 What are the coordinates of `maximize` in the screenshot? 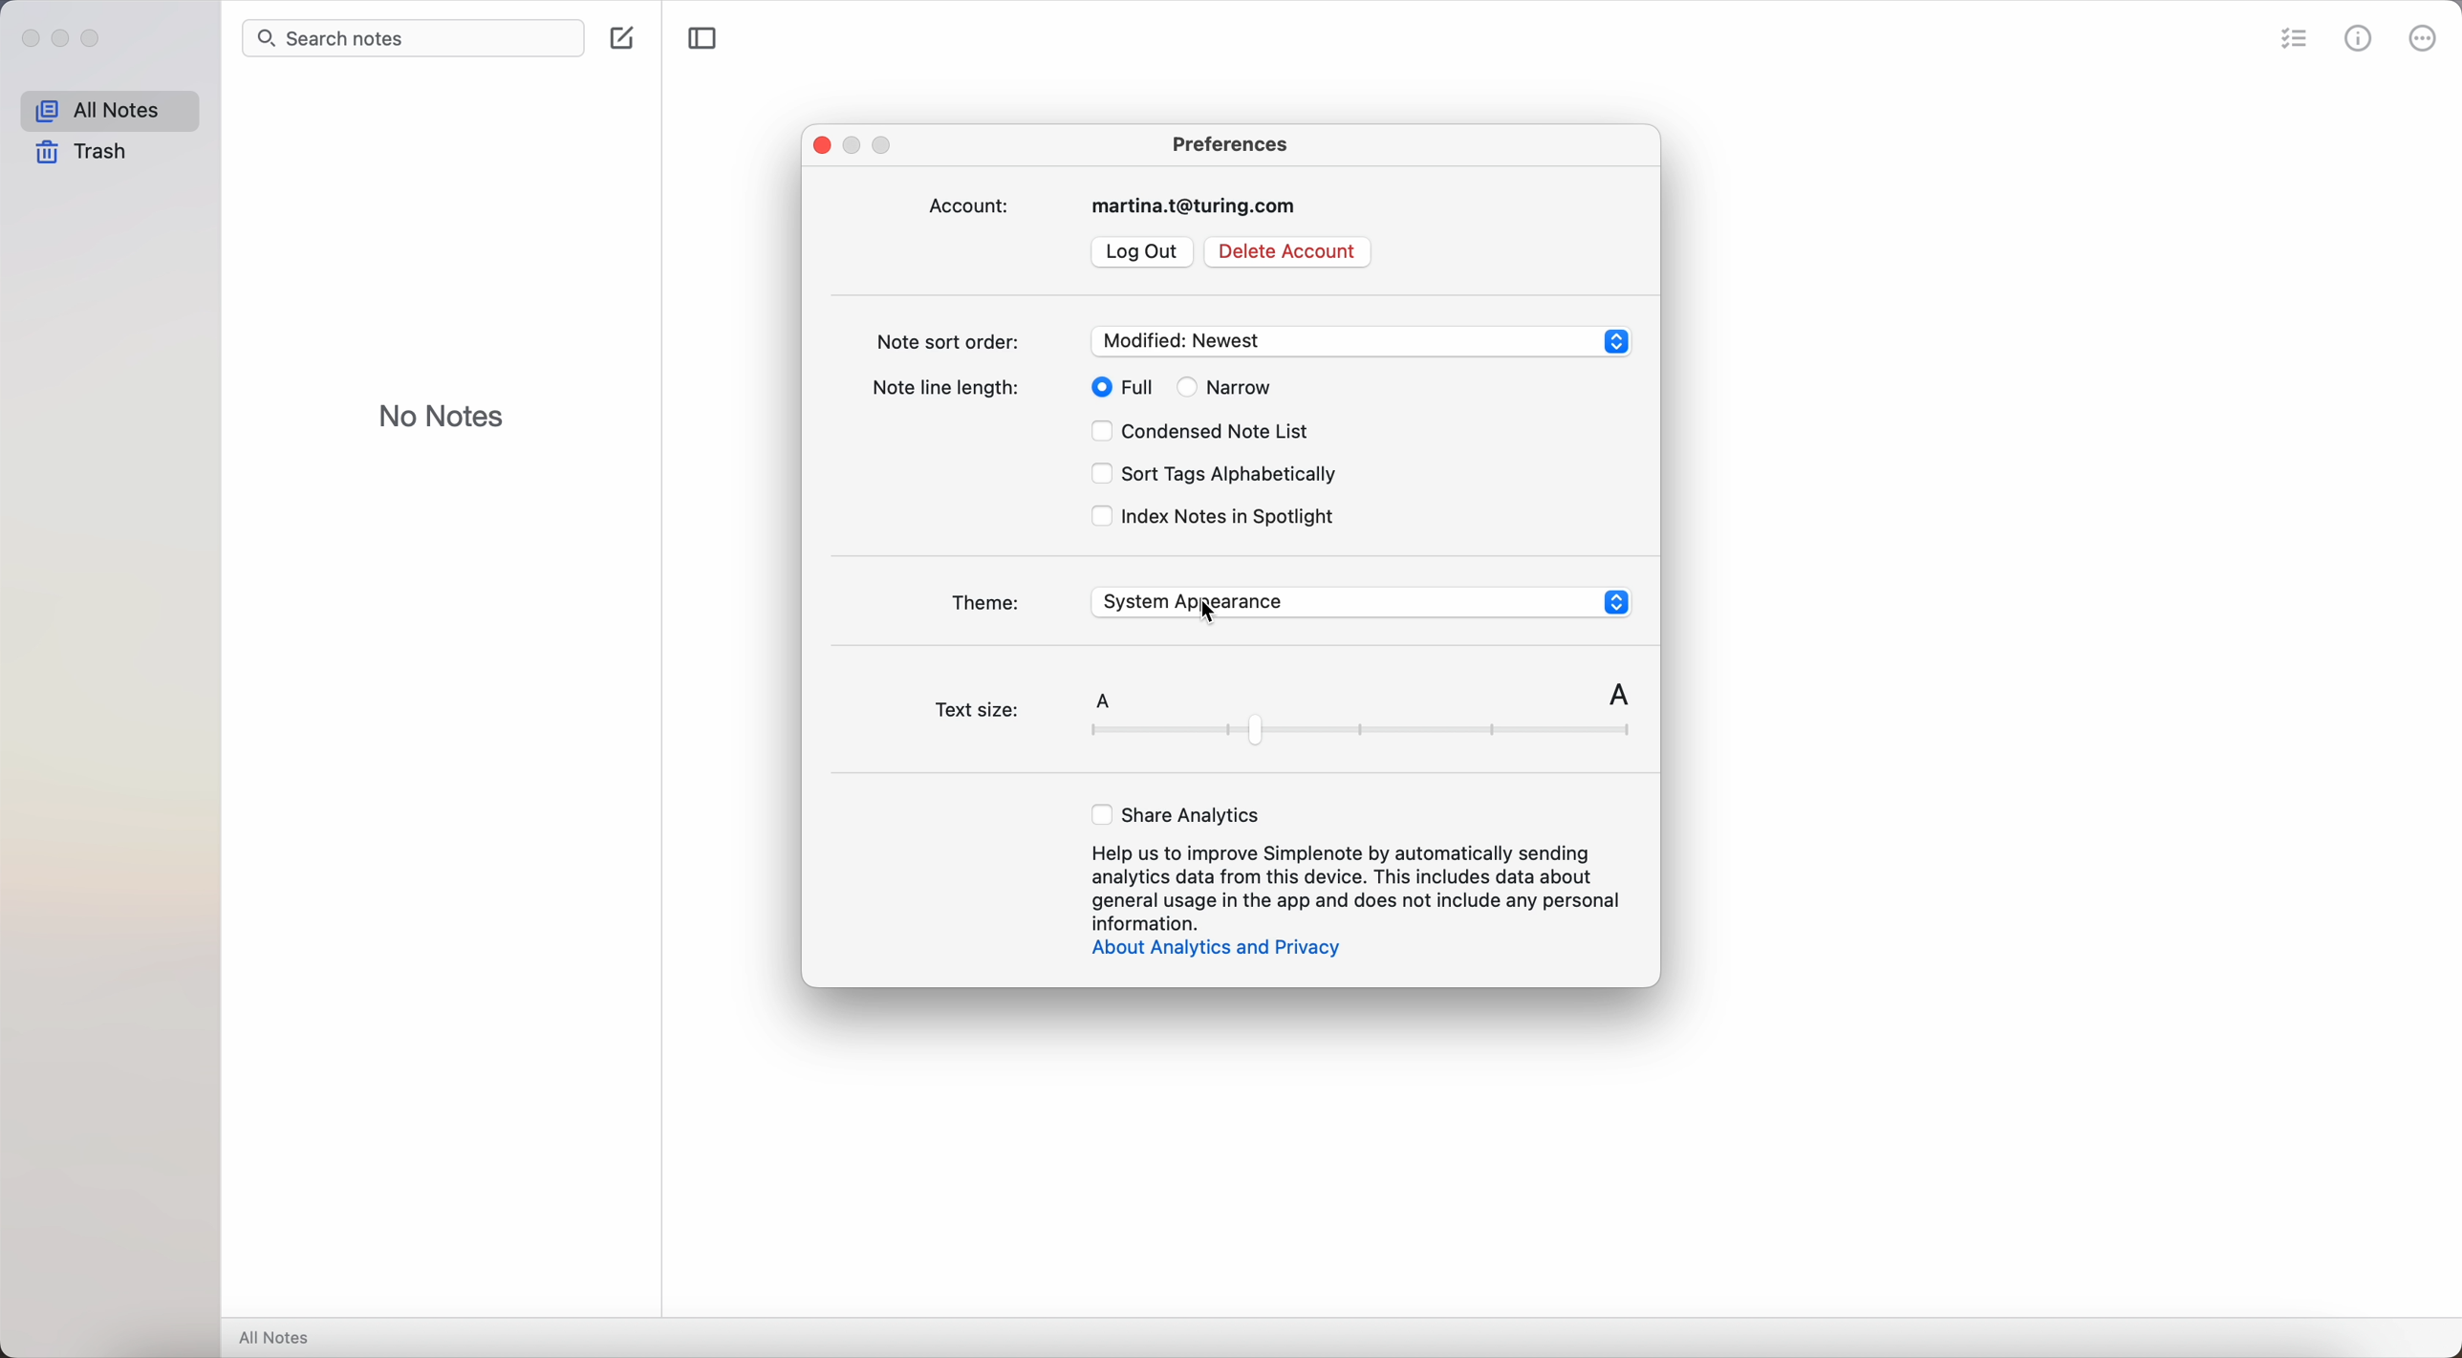 It's located at (97, 40).